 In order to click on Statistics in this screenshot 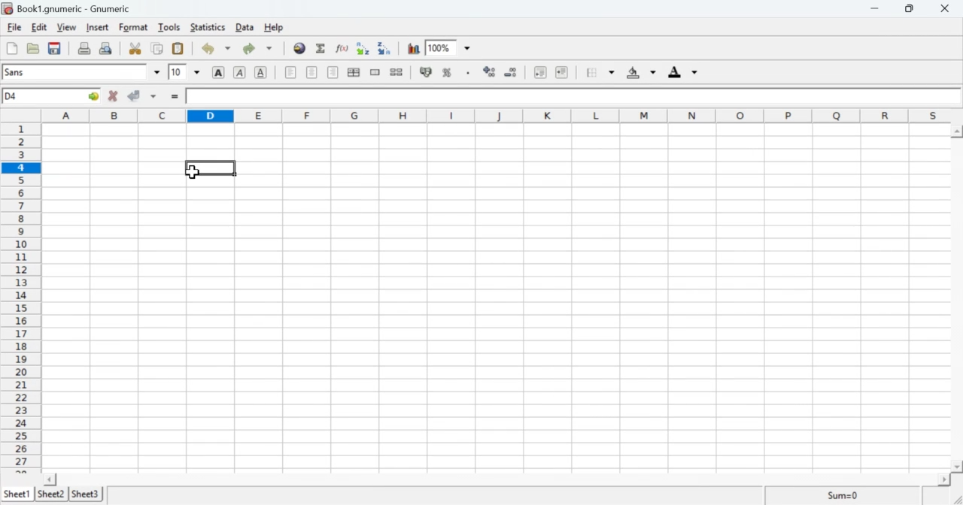, I will do `click(210, 27)`.